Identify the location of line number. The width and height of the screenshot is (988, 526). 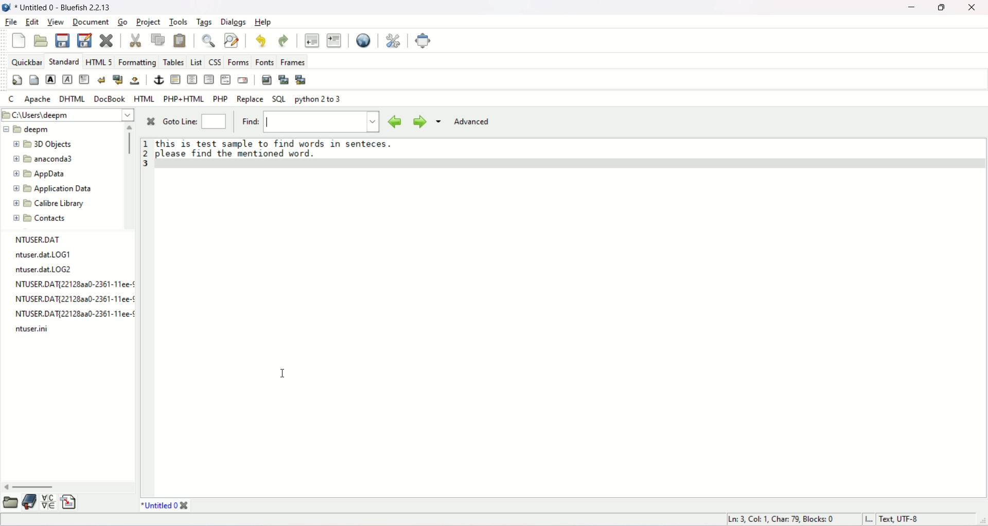
(145, 154).